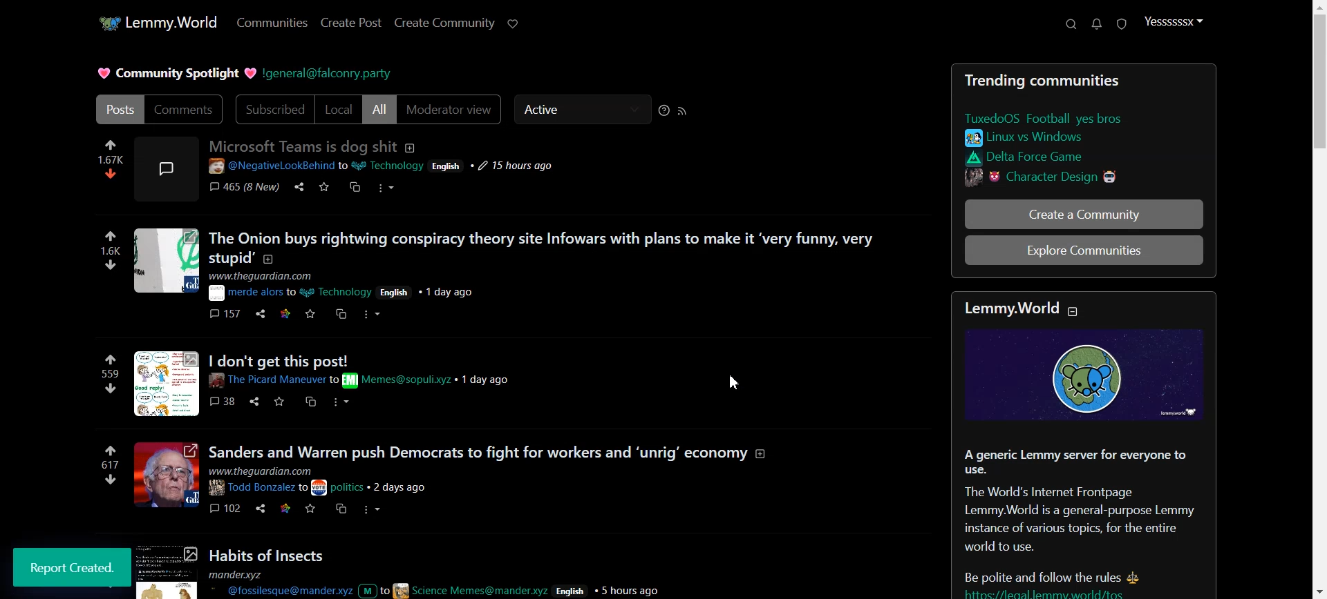  Describe the element at coordinates (225, 402) in the screenshot. I see `comments` at that location.